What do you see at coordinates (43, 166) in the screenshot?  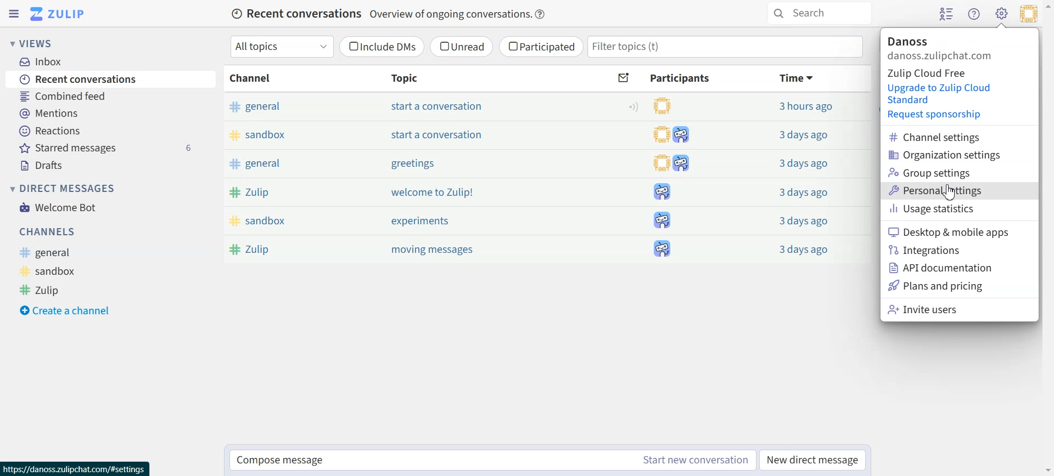 I see `Drafts` at bounding box center [43, 166].